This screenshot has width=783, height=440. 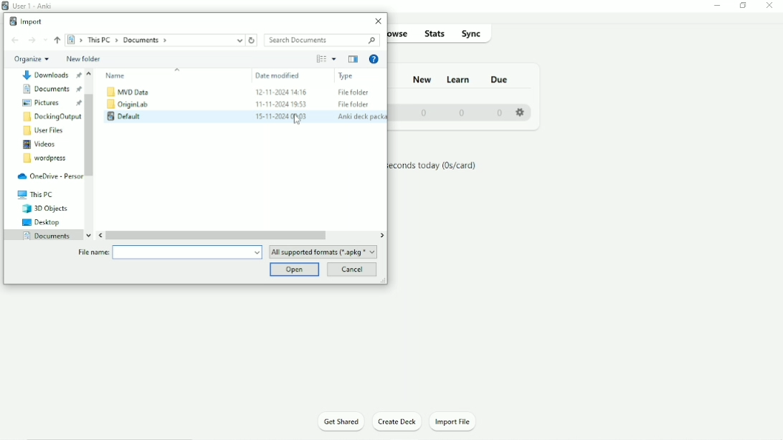 What do you see at coordinates (42, 222) in the screenshot?
I see `Desktop` at bounding box center [42, 222].